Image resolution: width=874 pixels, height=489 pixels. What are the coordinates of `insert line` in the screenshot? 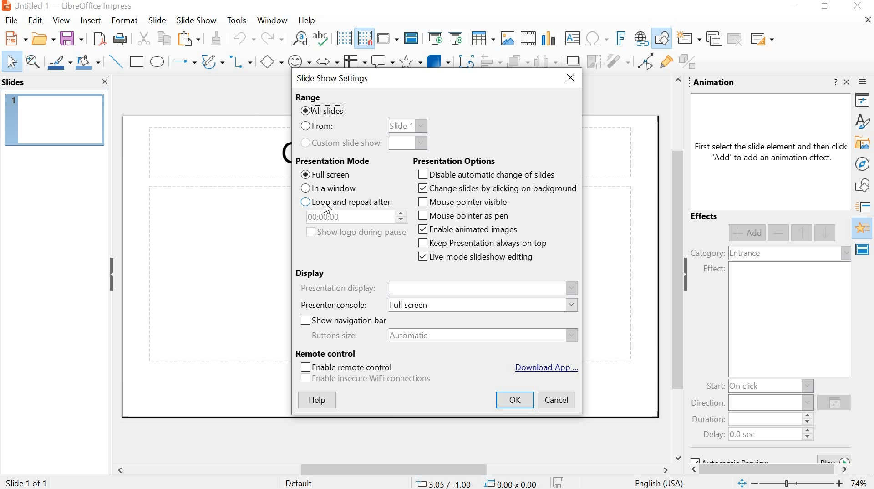 It's located at (116, 61).